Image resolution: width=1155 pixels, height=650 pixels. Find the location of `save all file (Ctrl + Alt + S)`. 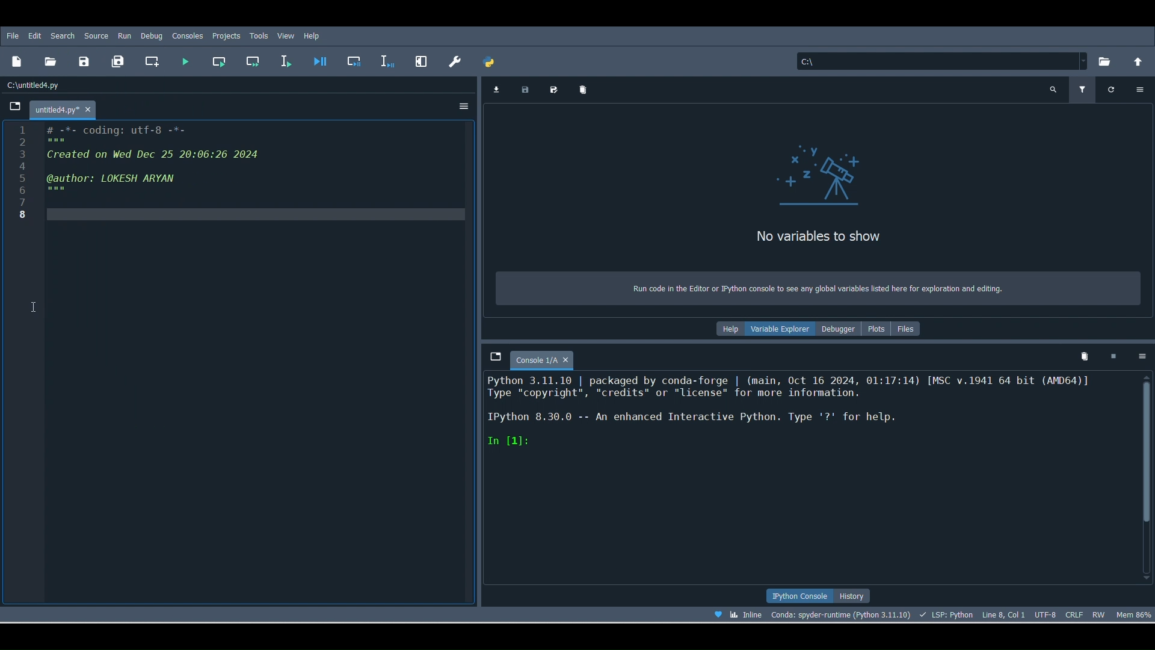

save all file (Ctrl + Alt + S) is located at coordinates (120, 62).